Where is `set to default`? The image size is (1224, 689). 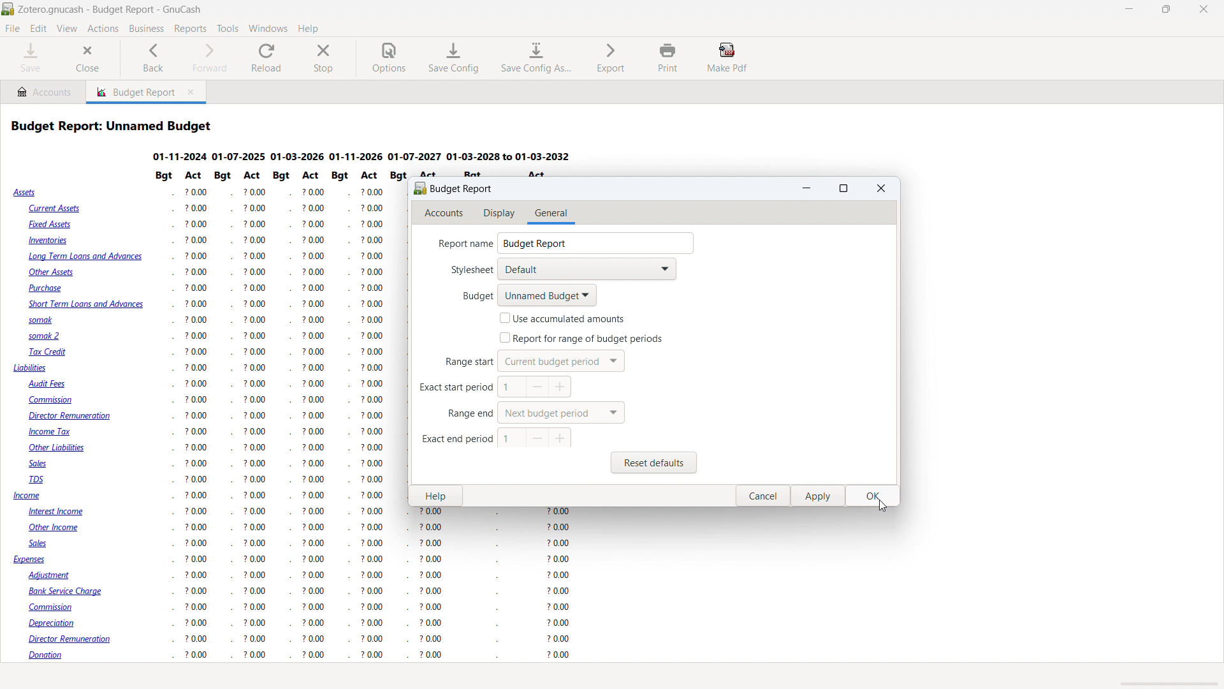
set to default is located at coordinates (560, 360).